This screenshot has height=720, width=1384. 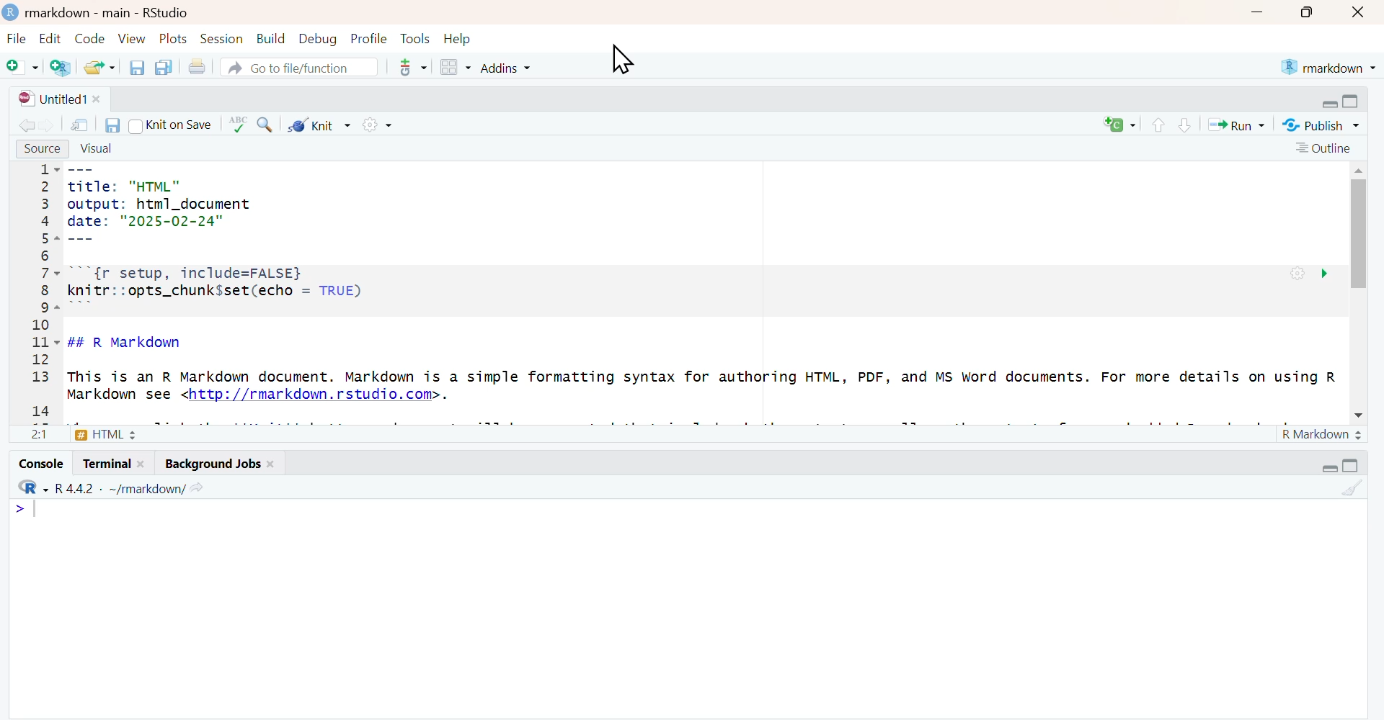 I want to click on File, so click(x=17, y=40).